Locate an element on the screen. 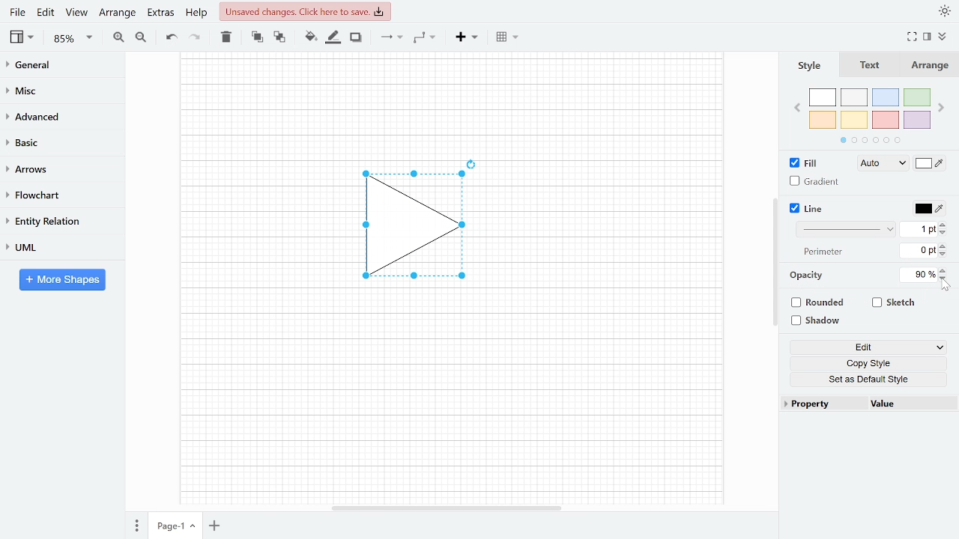 The height and width of the screenshot is (539, 959). Gradient is located at coordinates (815, 181).